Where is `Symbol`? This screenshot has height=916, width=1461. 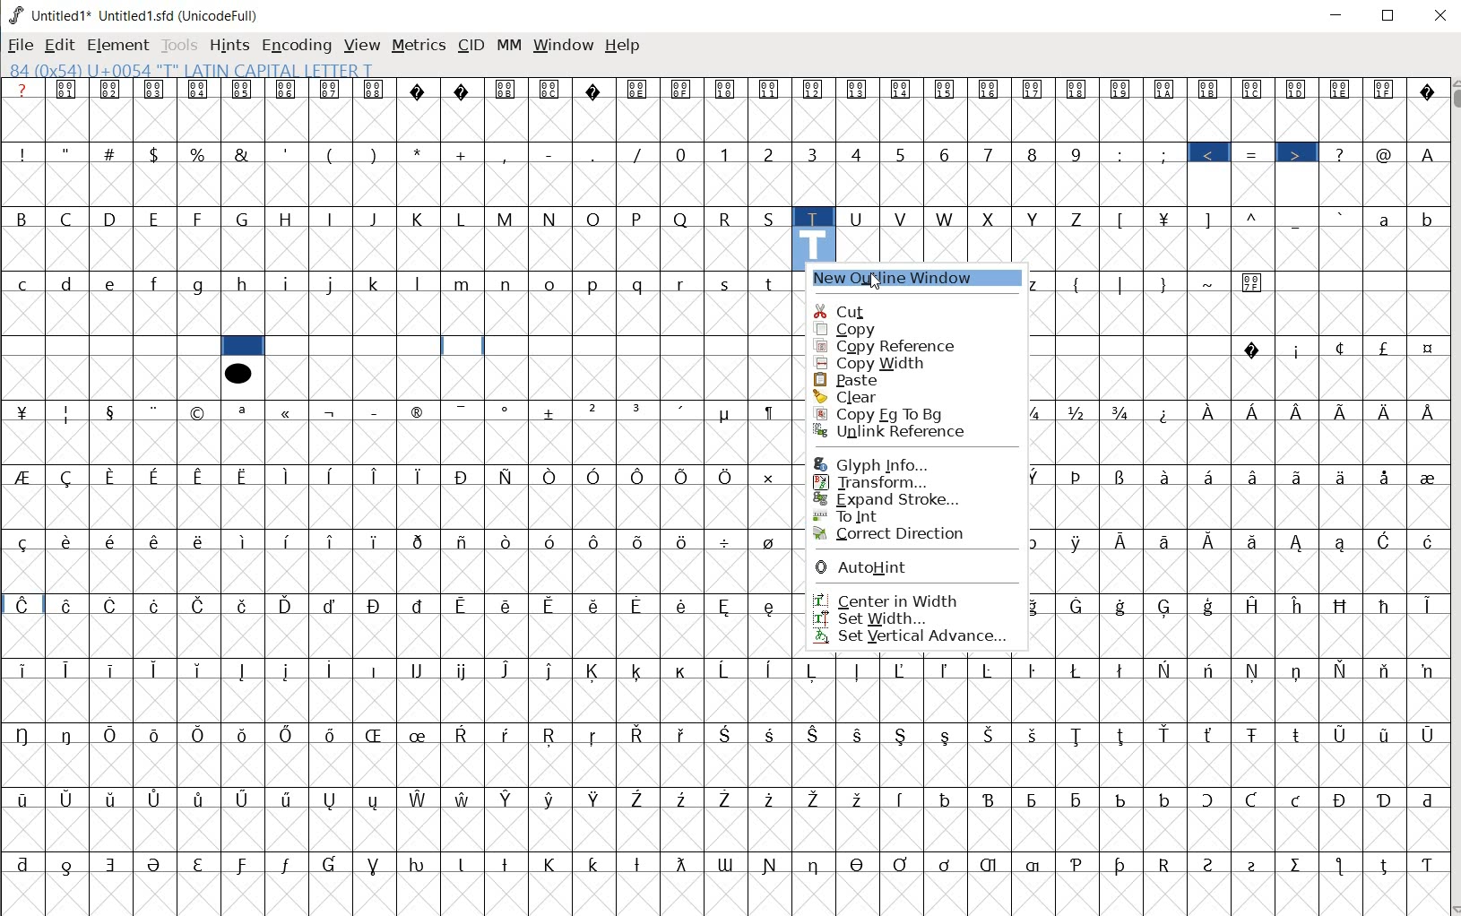
Symbol is located at coordinates (1211, 863).